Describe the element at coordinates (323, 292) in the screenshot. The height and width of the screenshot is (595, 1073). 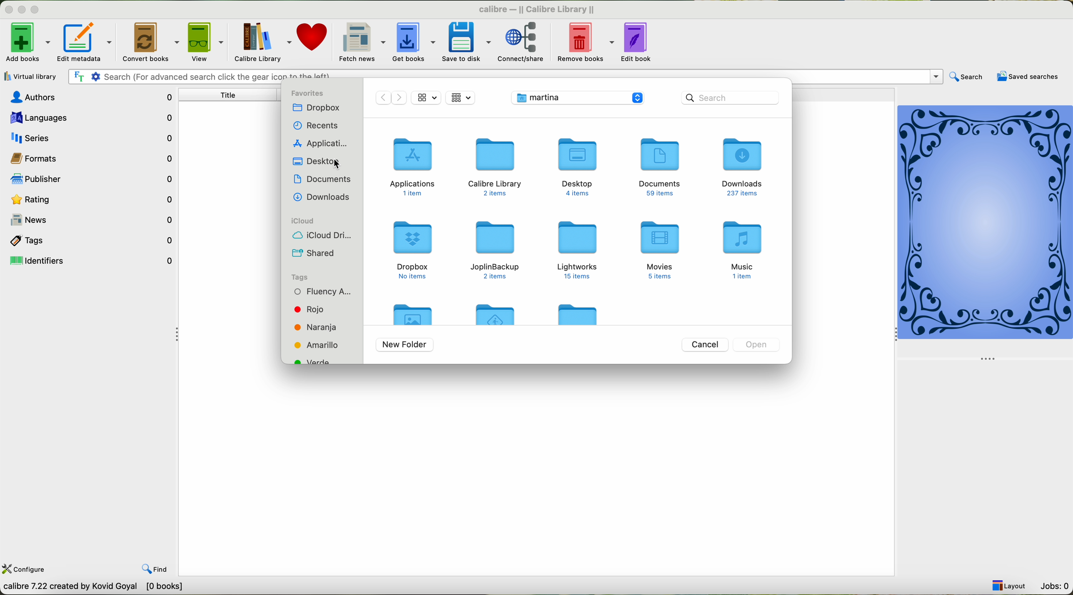
I see `fluency tag` at that location.